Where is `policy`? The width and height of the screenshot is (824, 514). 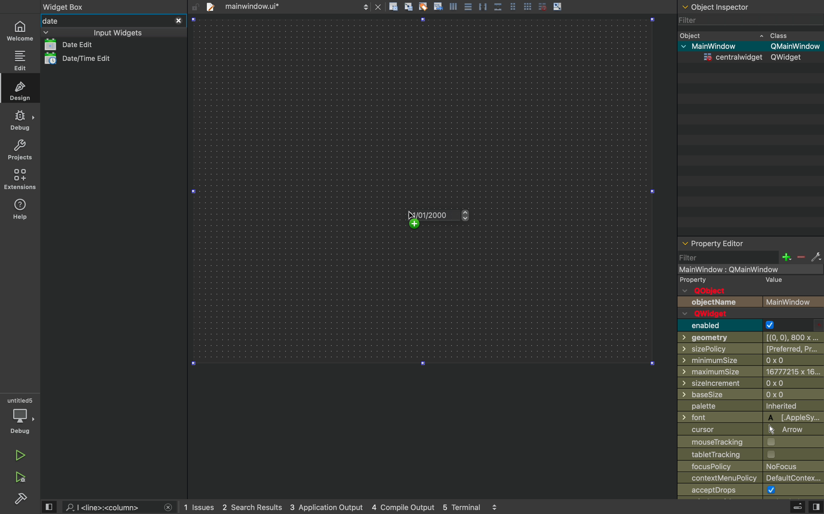 policy is located at coordinates (751, 466).